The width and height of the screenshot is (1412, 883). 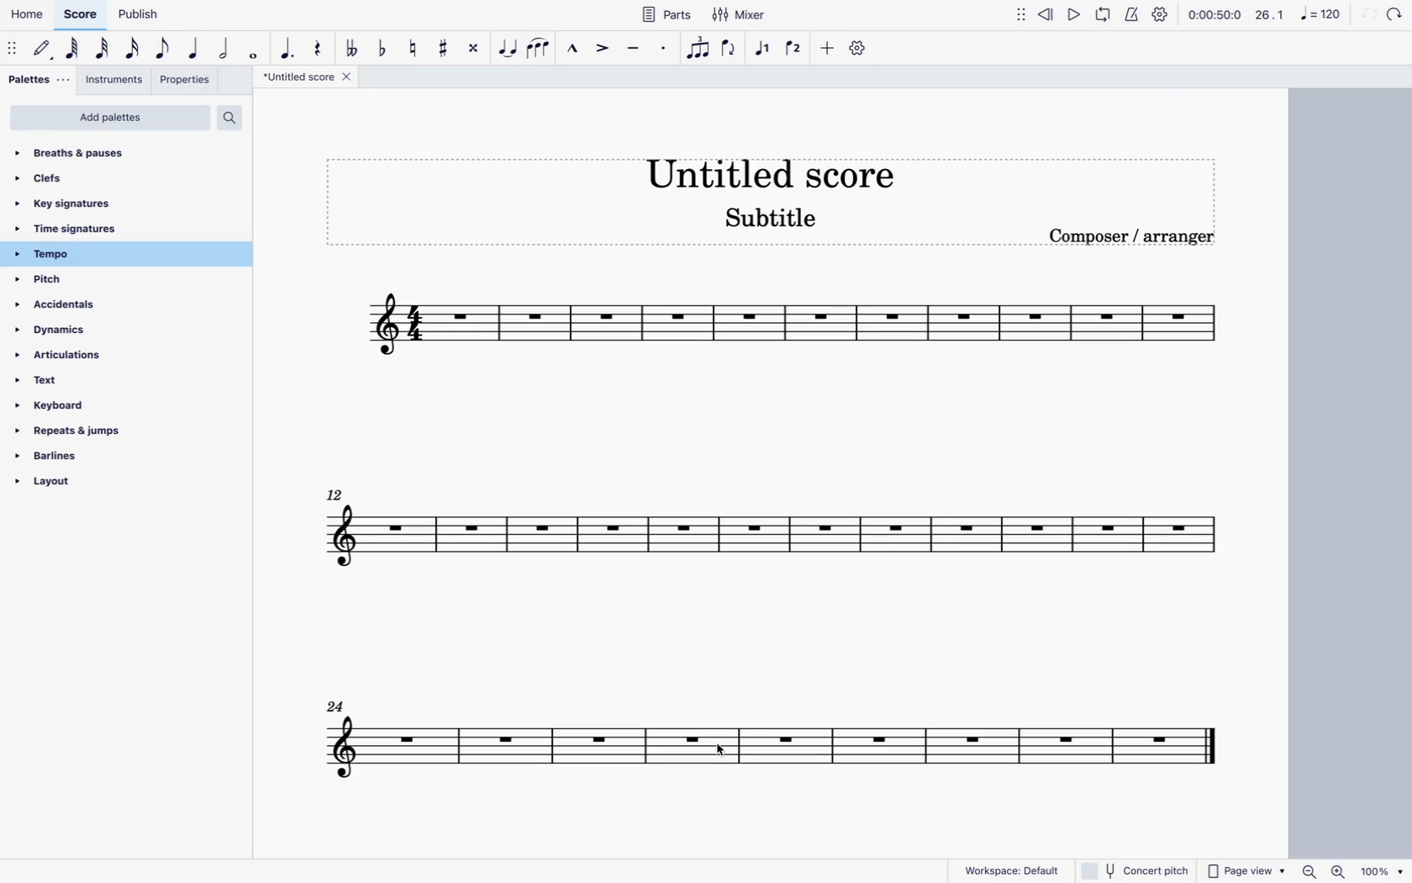 What do you see at coordinates (1298, 15) in the screenshot?
I see `scale` at bounding box center [1298, 15].